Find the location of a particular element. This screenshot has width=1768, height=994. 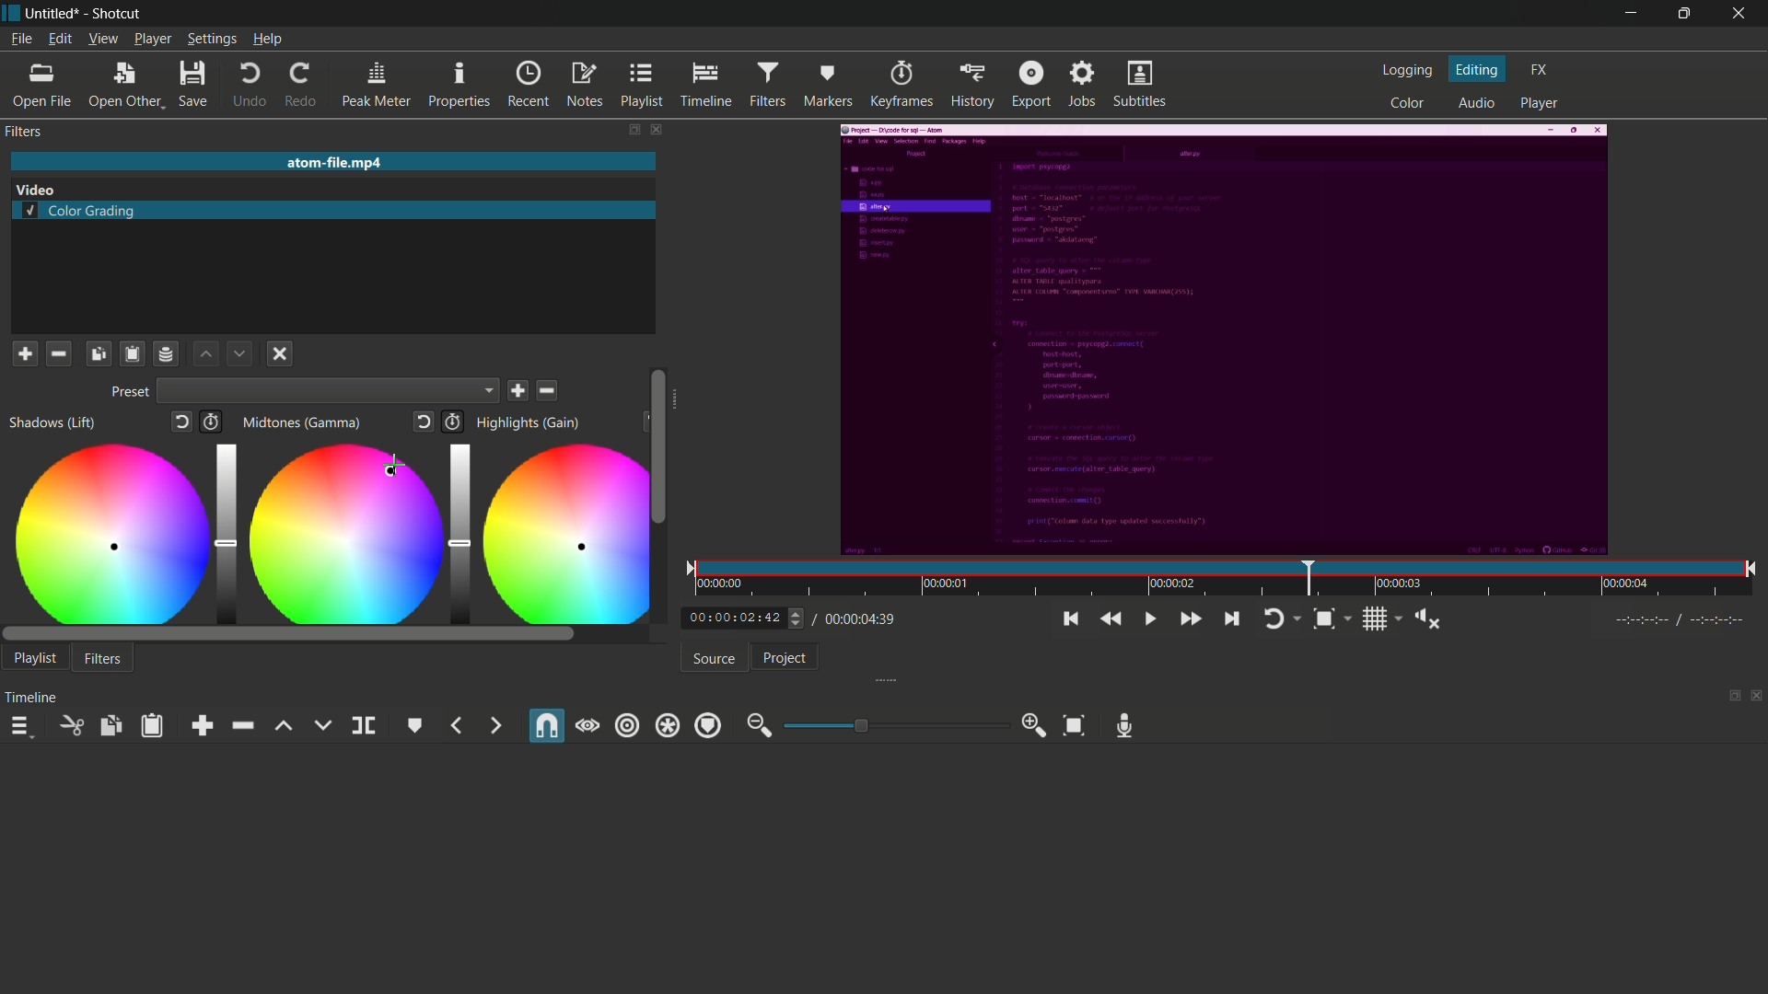

project is located at coordinates (784, 658).